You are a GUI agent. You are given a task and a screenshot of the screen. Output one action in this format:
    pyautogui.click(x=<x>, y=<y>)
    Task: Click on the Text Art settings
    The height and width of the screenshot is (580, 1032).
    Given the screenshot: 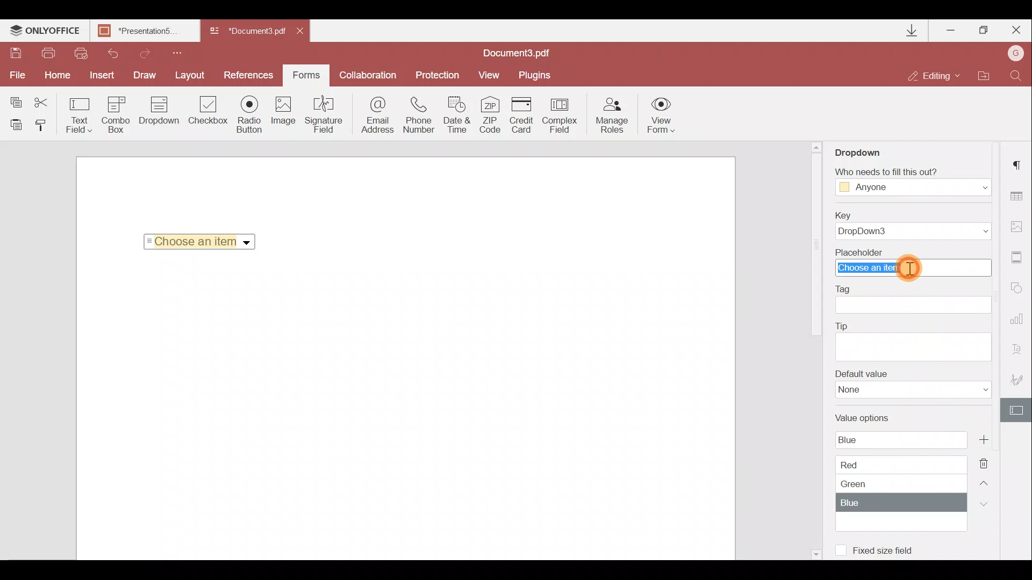 What is the action you would take?
    pyautogui.click(x=1020, y=348)
    